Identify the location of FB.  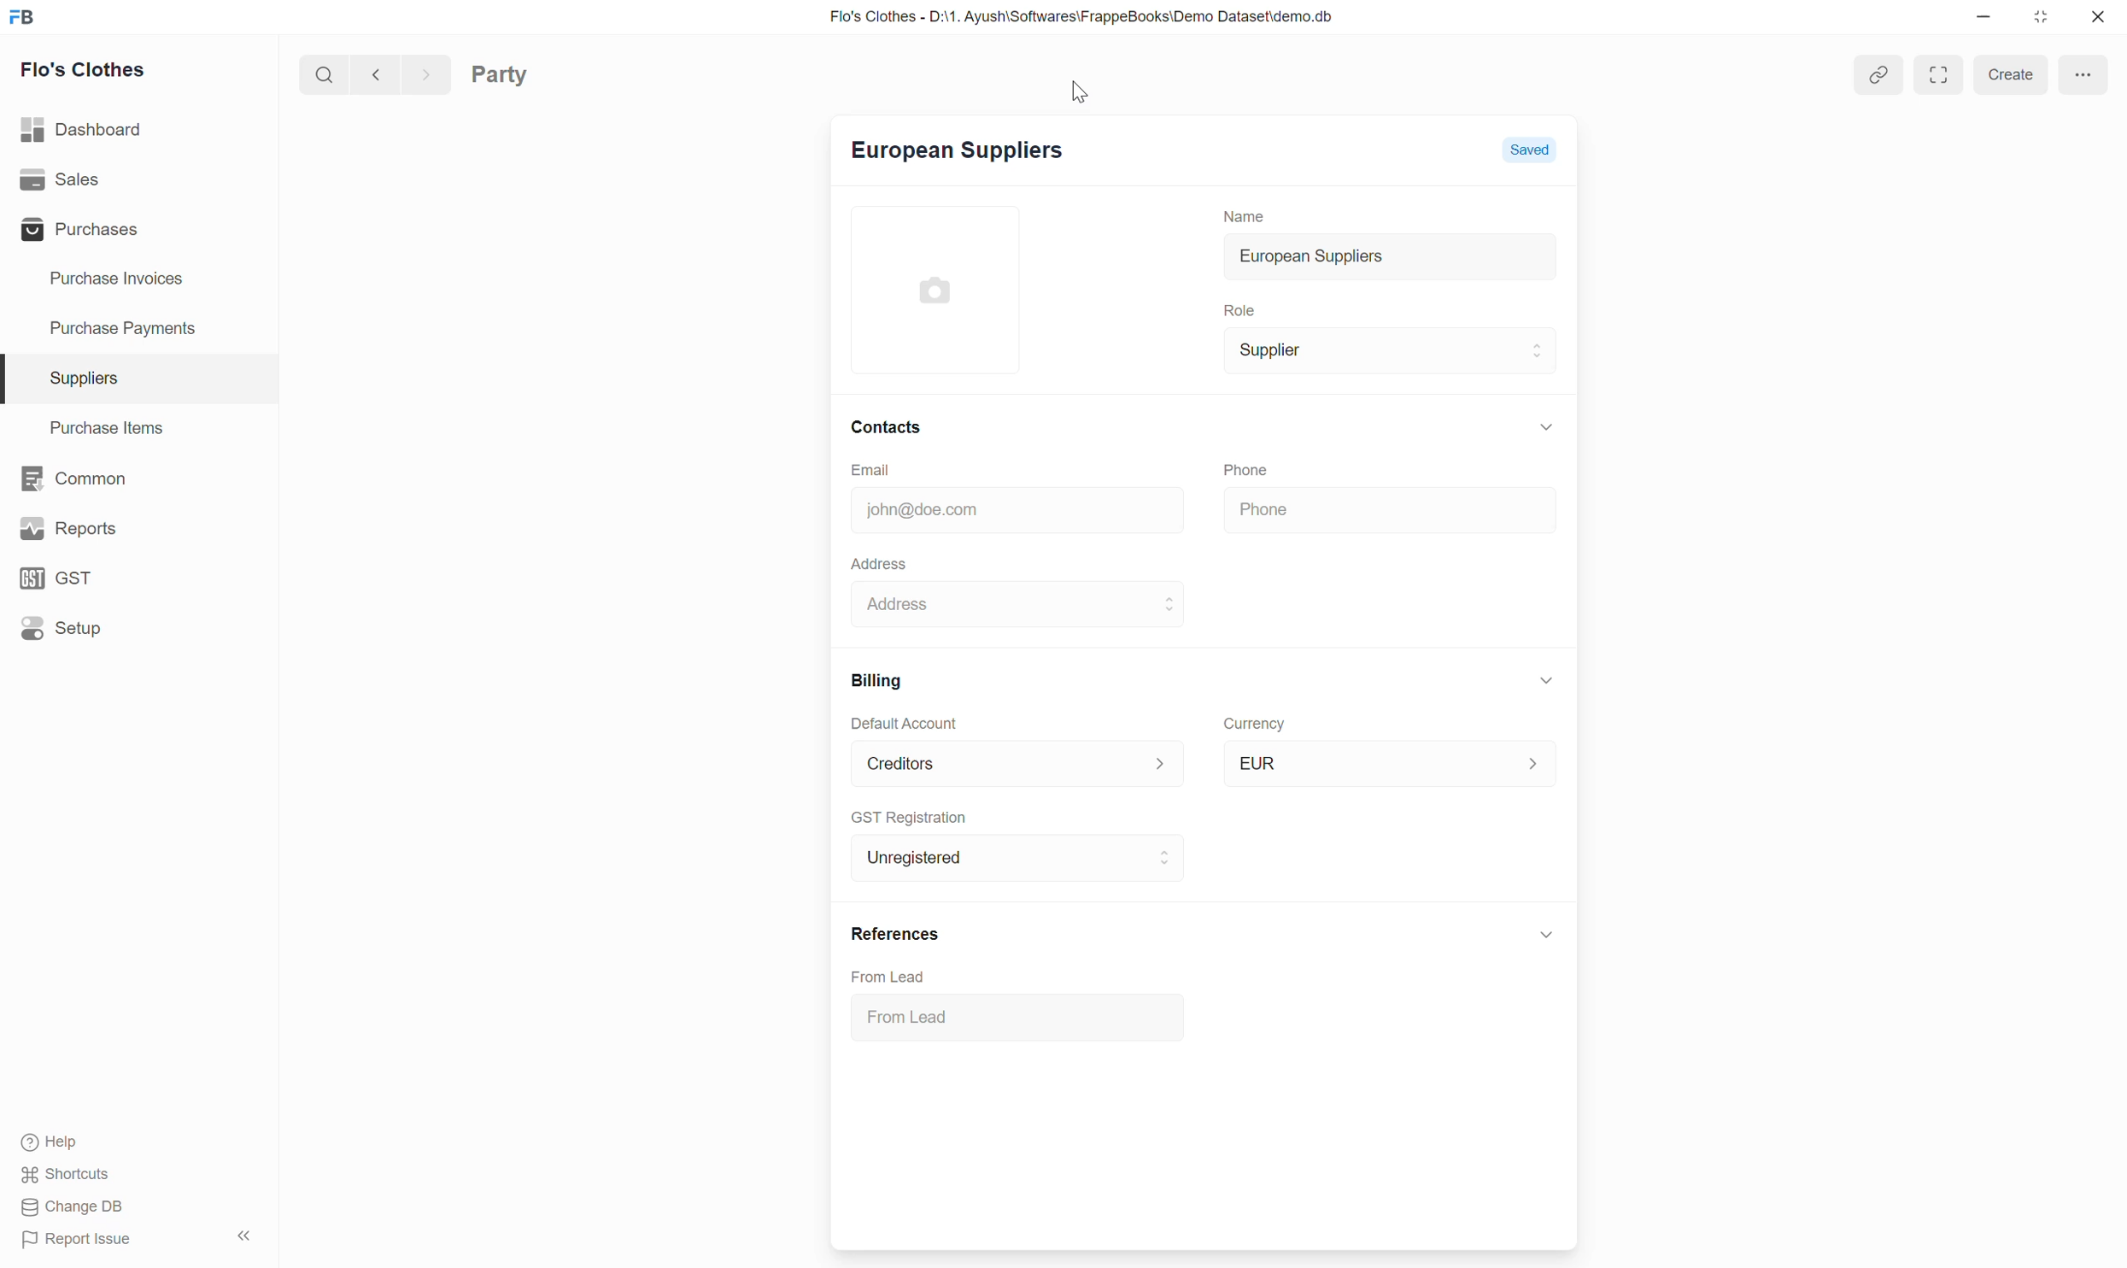
(22, 16).